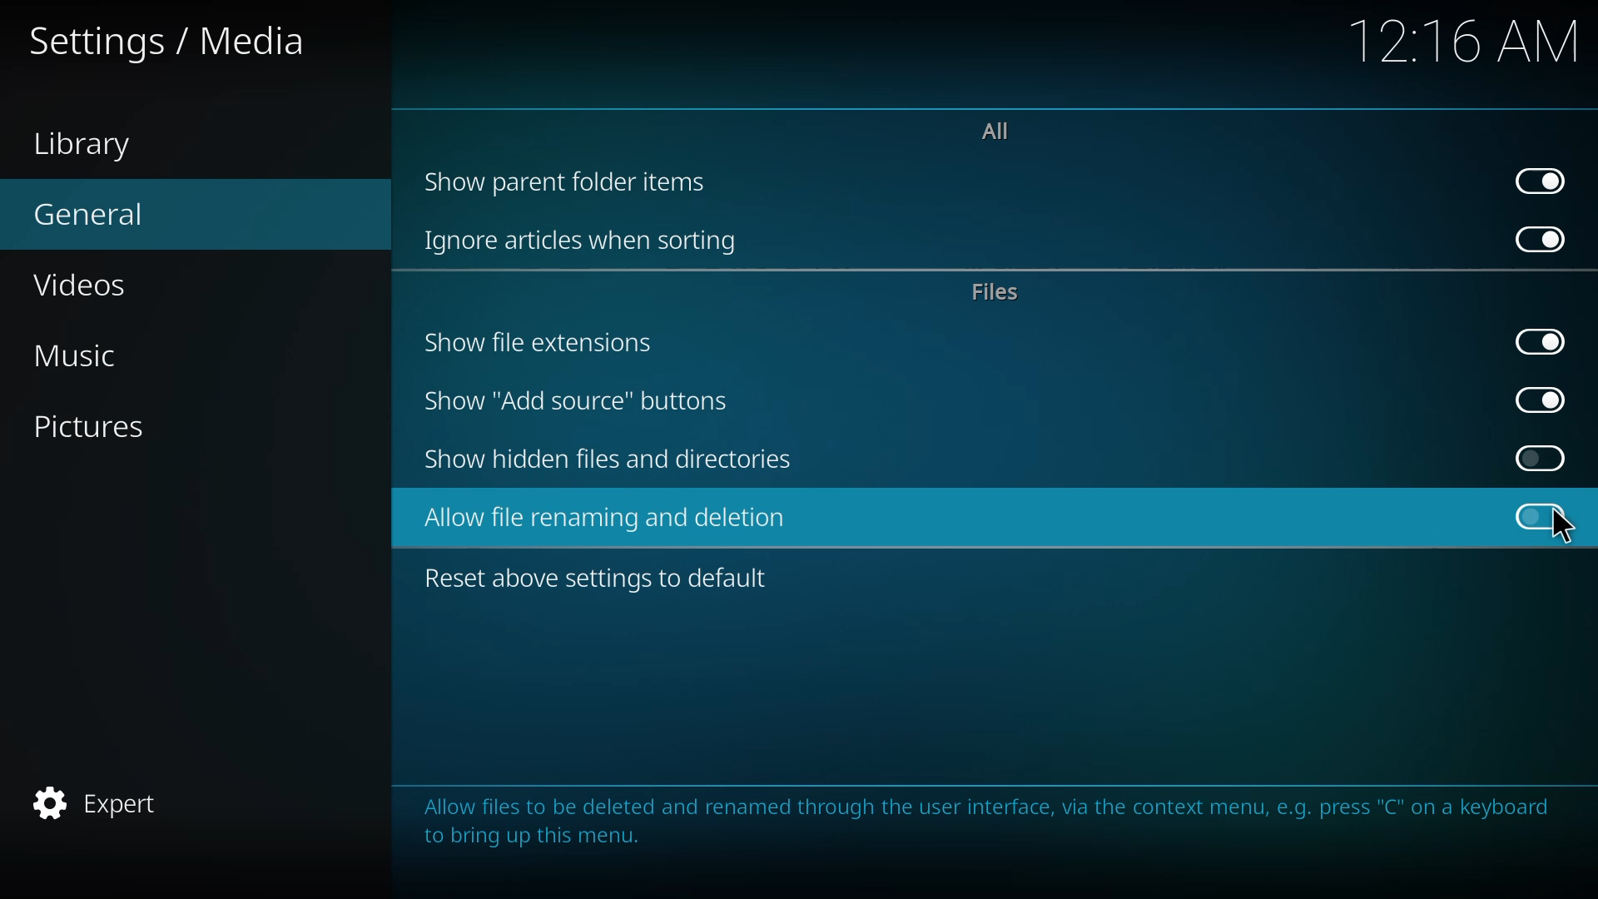  Describe the element at coordinates (1000, 291) in the screenshot. I see `files` at that location.